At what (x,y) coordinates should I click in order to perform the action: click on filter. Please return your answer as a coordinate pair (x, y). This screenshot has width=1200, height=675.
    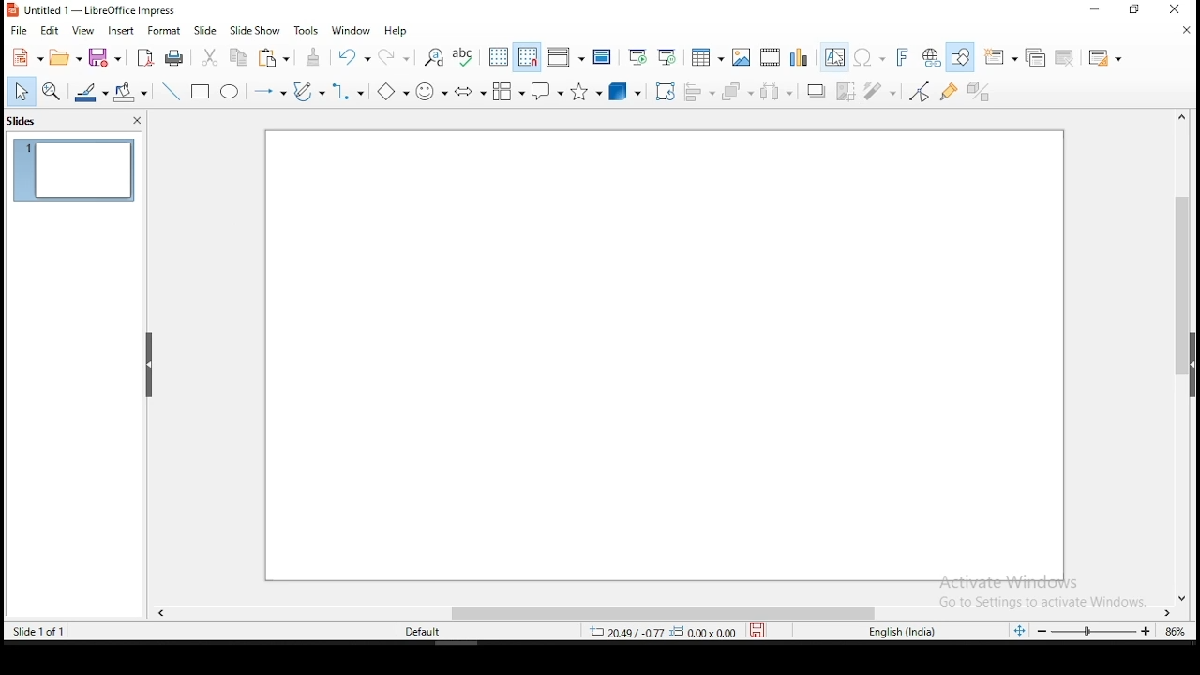
    Looking at the image, I should click on (881, 93).